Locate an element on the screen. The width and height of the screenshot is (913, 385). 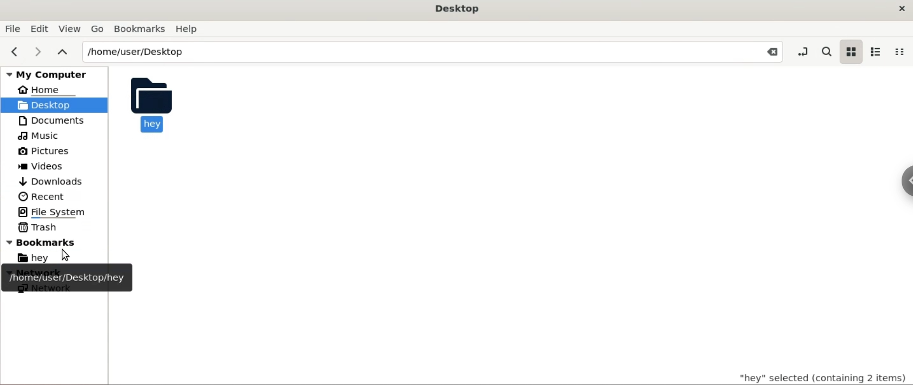
Documents is located at coordinates (50, 120).